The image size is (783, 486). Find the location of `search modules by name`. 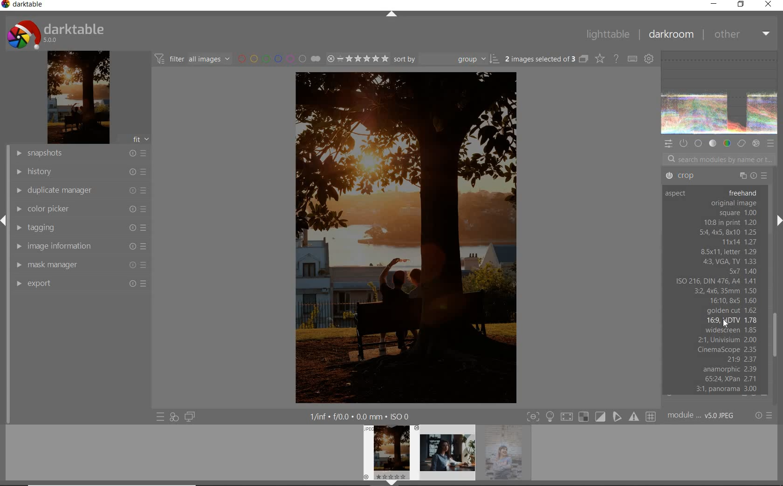

search modules by name is located at coordinates (715, 159).